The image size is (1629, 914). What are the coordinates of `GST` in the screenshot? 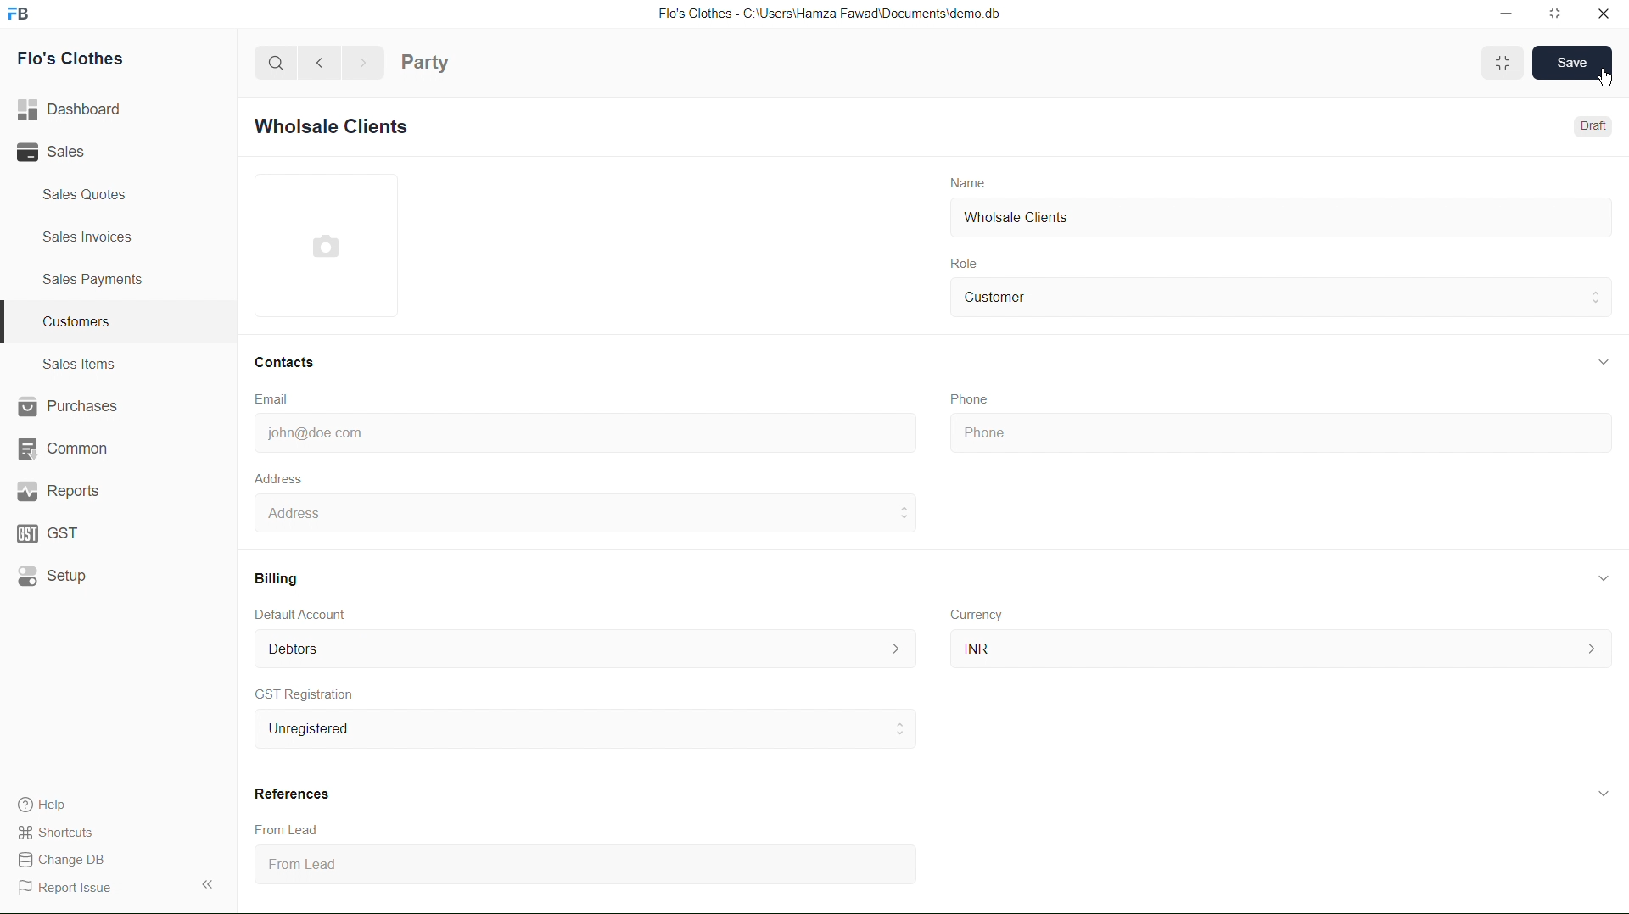 It's located at (49, 535).